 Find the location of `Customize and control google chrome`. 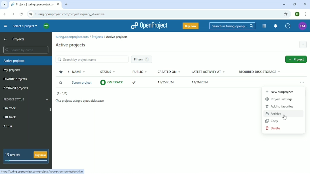

Customize and control google chrome is located at coordinates (304, 14).